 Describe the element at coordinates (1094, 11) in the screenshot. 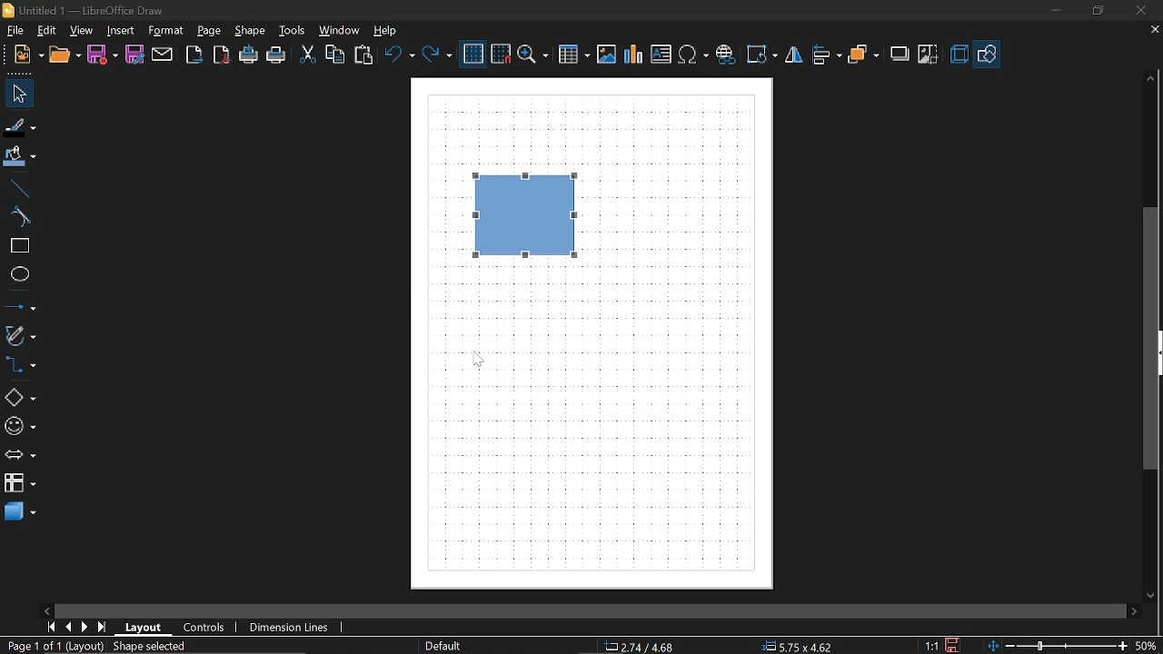

I see `Restore down` at that location.